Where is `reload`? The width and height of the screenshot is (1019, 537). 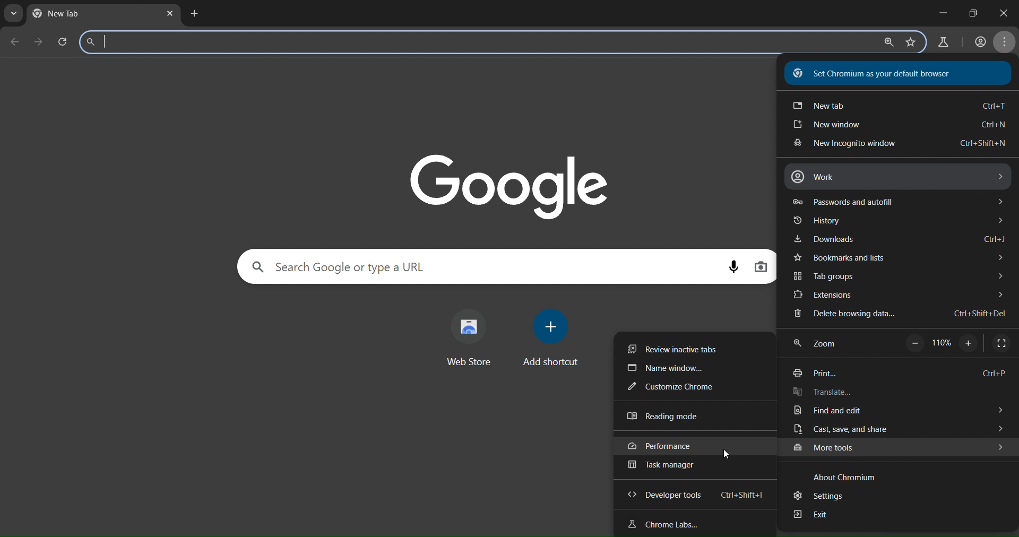 reload is located at coordinates (66, 41).